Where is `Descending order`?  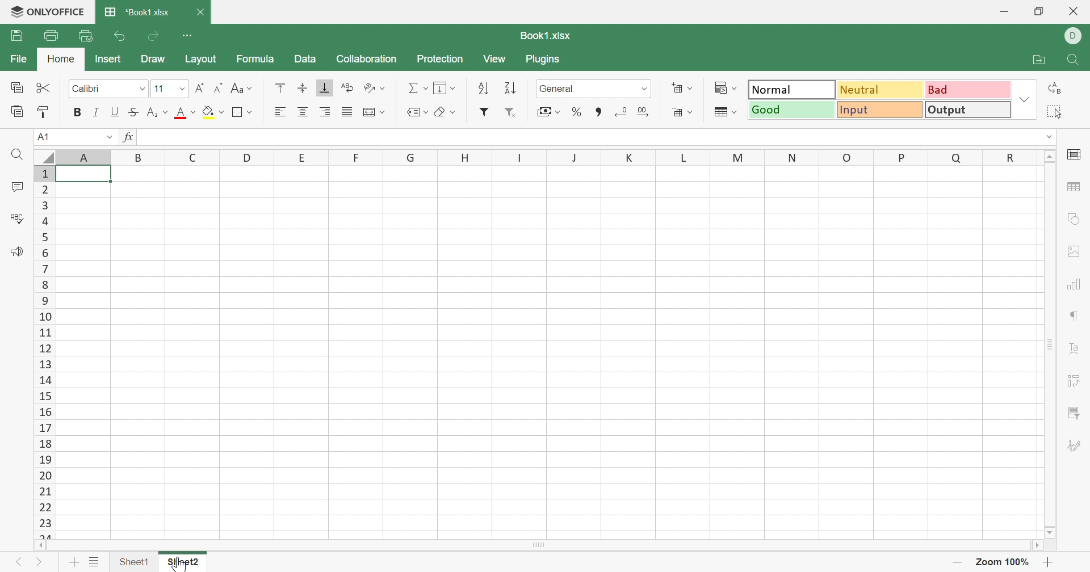
Descending order is located at coordinates (513, 87).